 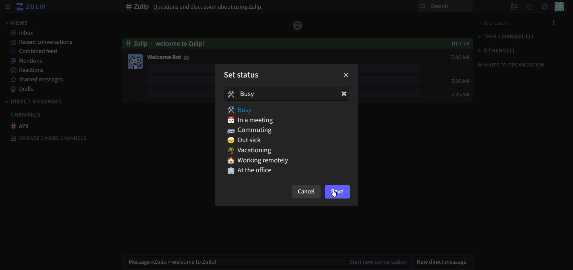 I want to click on At the office, so click(x=249, y=171).